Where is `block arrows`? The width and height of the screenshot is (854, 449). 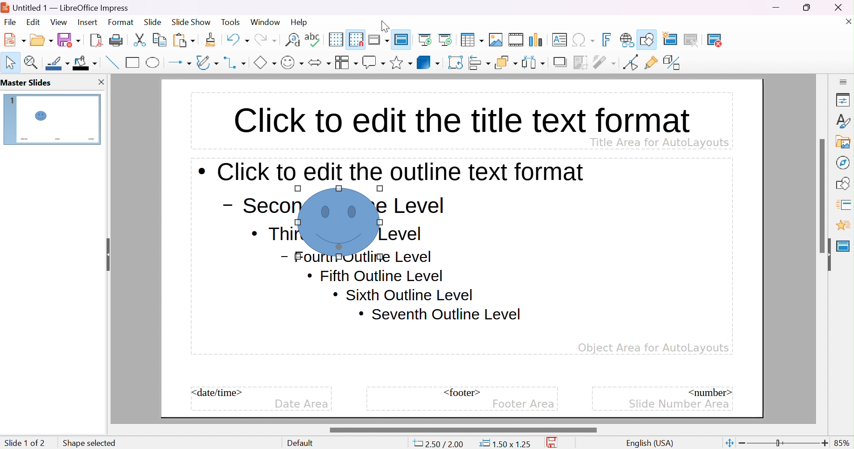
block arrows is located at coordinates (319, 62).